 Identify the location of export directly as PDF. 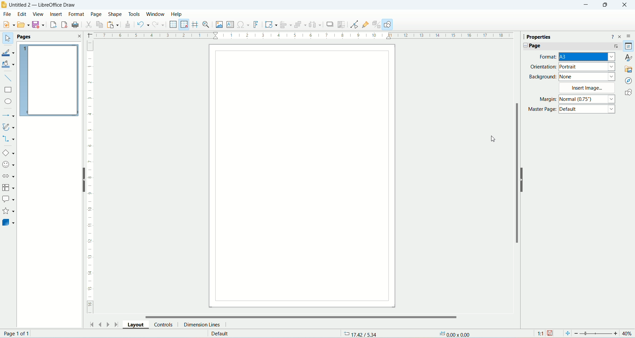
(65, 24).